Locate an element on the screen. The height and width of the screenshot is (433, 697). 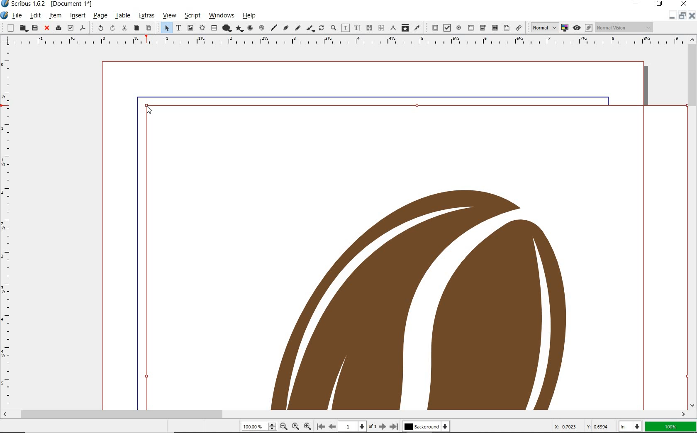
rotate item is located at coordinates (322, 27).